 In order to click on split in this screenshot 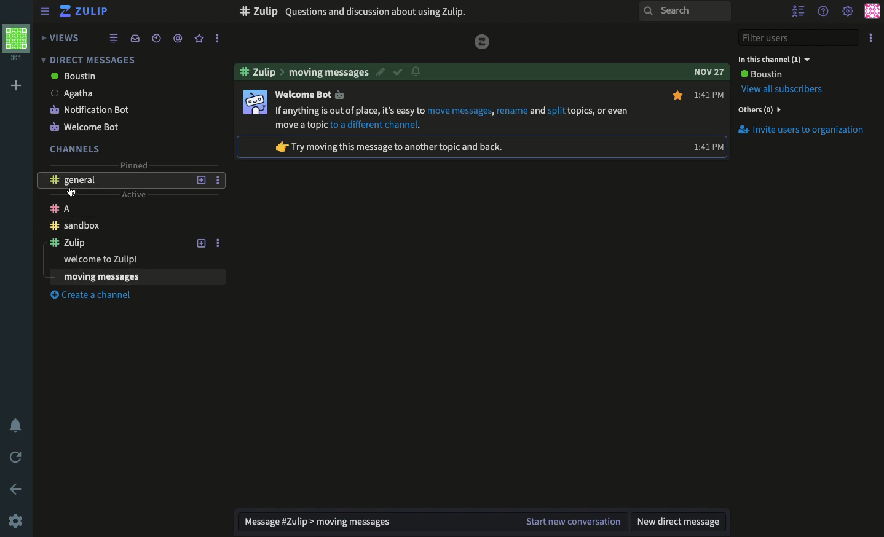, I will do `click(556, 111)`.